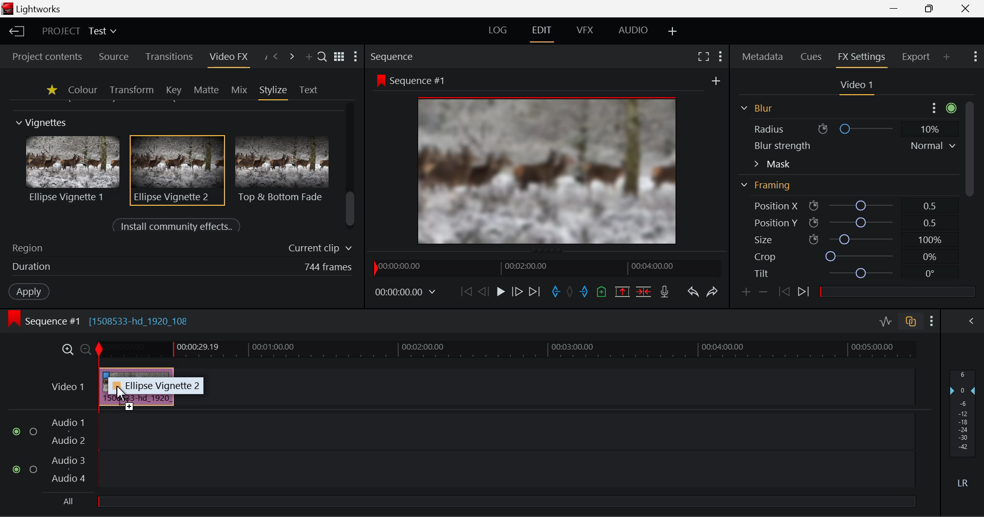  What do you see at coordinates (853, 145) in the screenshot?
I see `Blur strength Normal v` at bounding box center [853, 145].